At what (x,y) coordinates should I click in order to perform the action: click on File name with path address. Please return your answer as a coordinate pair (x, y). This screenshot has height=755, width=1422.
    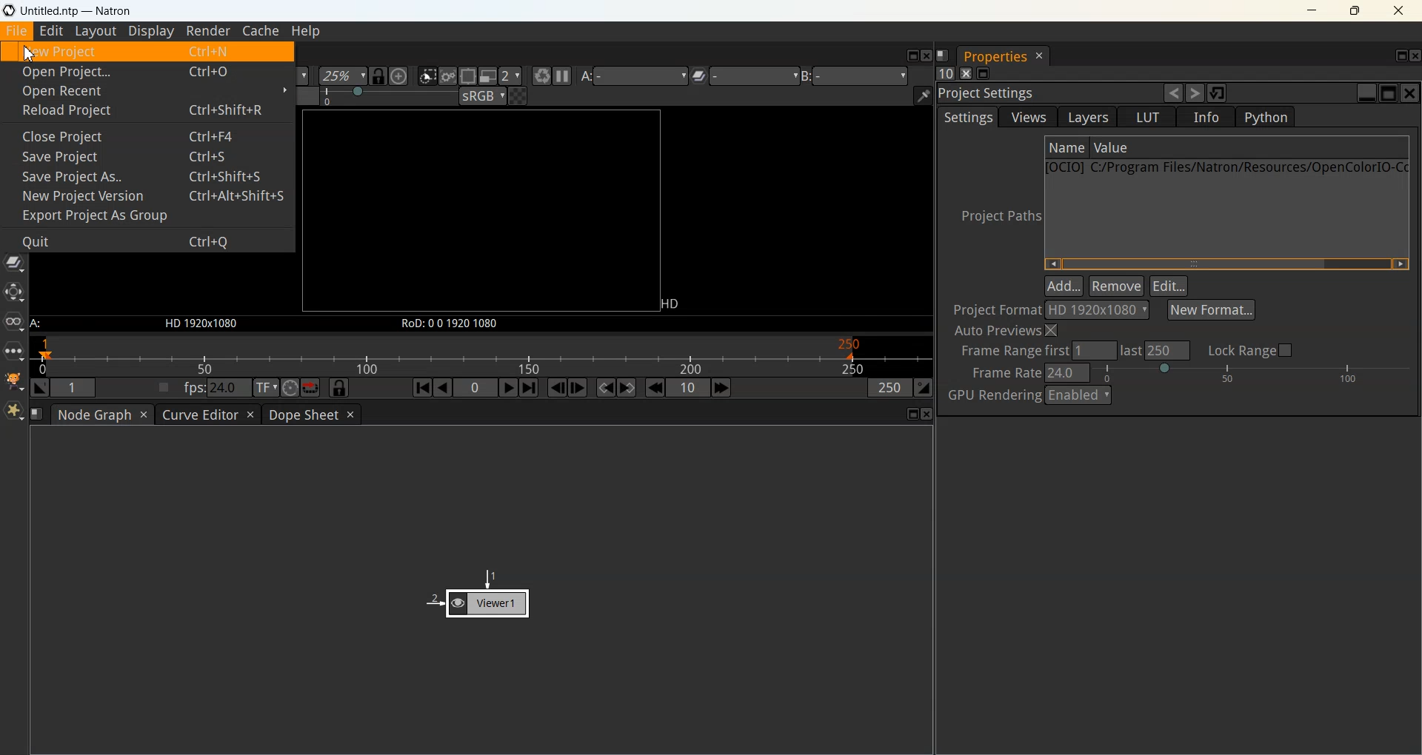
    Looking at the image, I should click on (1226, 167).